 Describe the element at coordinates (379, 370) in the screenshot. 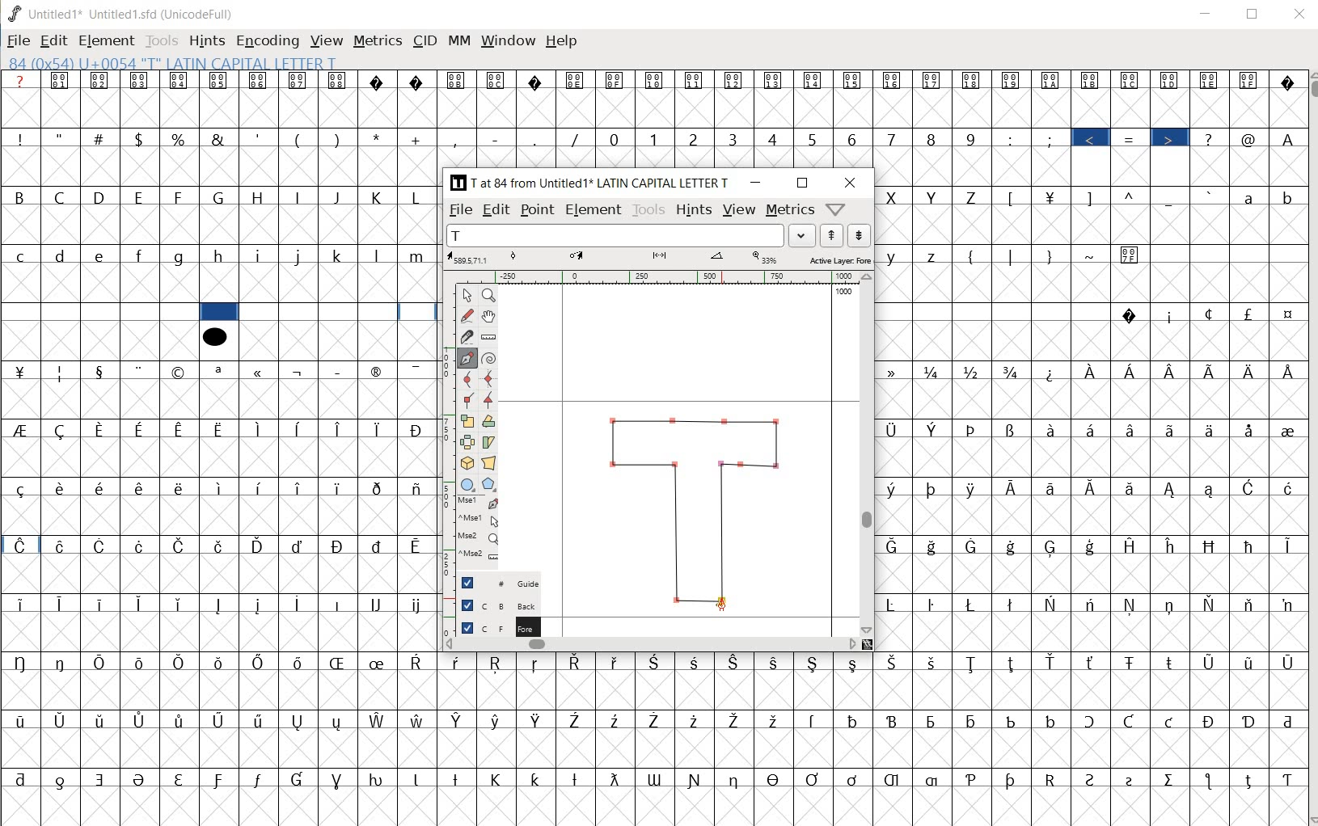

I see `Symbol` at that location.